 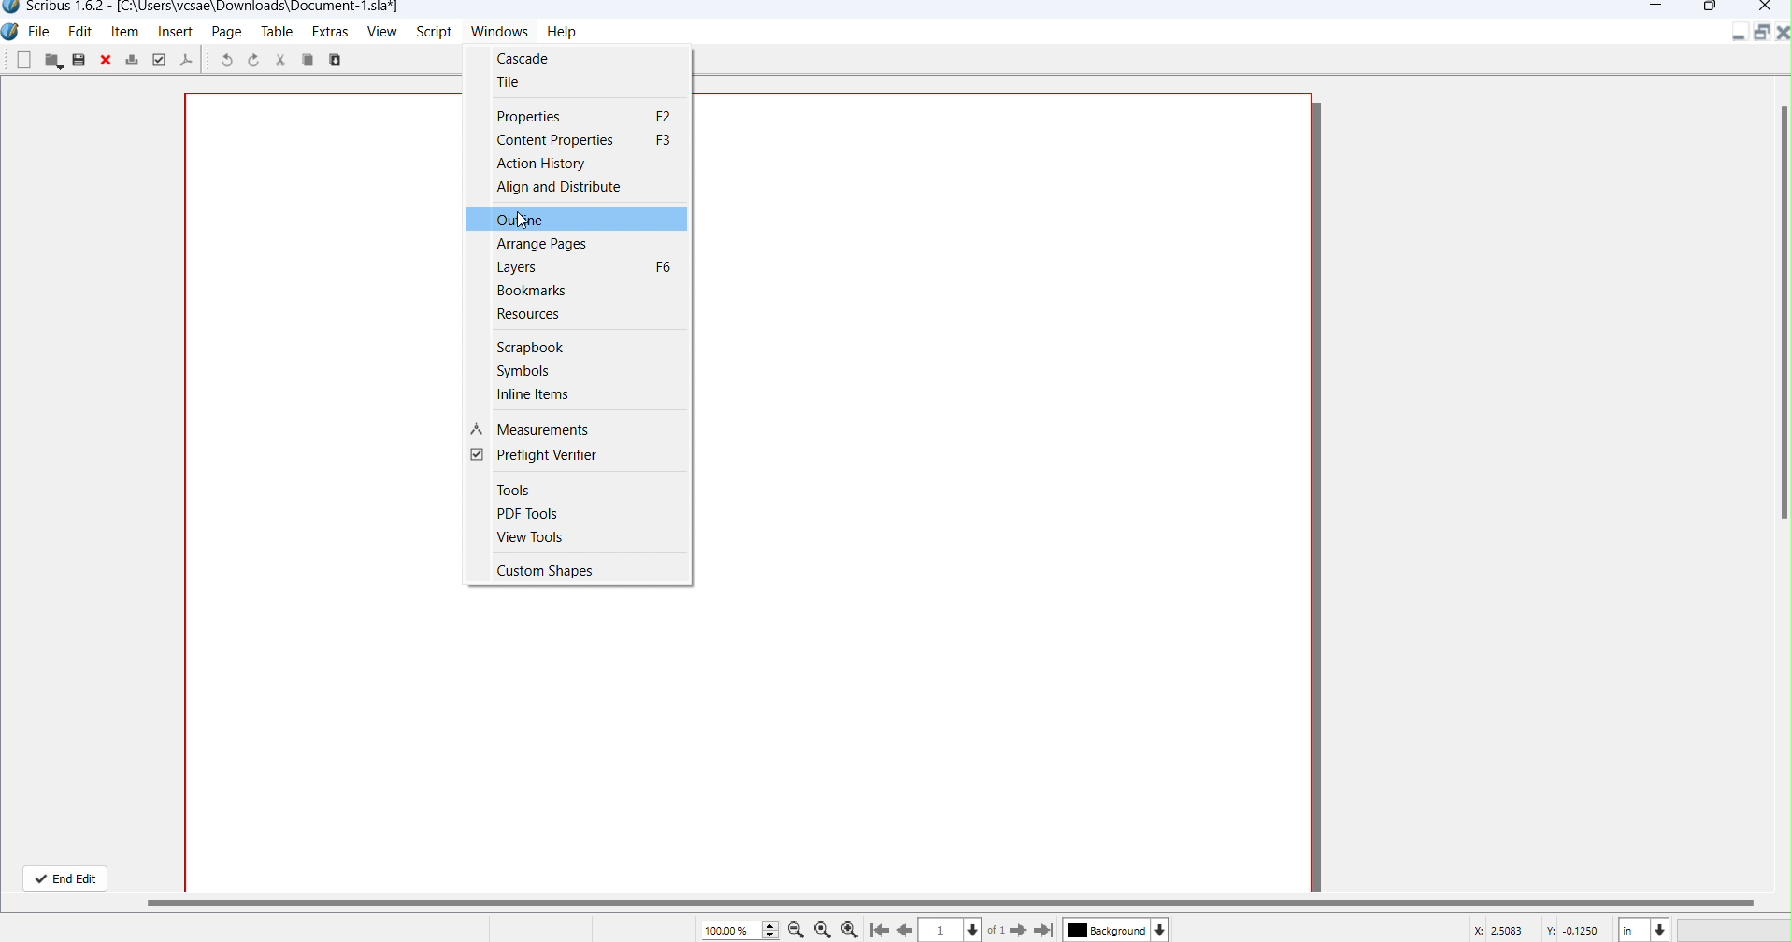 What do you see at coordinates (1162, 929) in the screenshot?
I see `down` at bounding box center [1162, 929].